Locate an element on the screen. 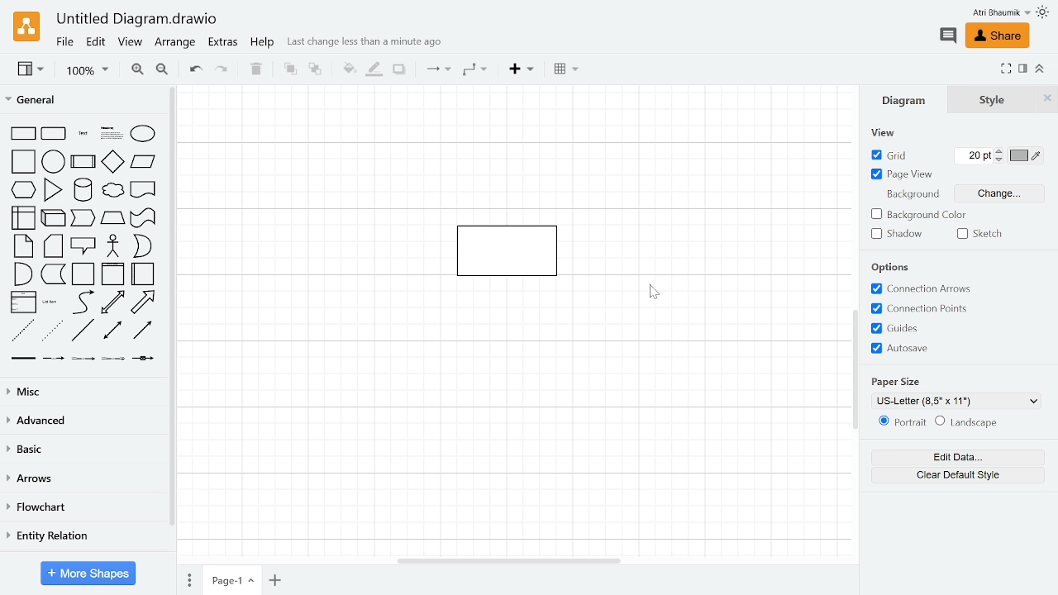 Image resolution: width=1058 pixels, height=595 pixels. Profile is located at coordinates (987, 13).